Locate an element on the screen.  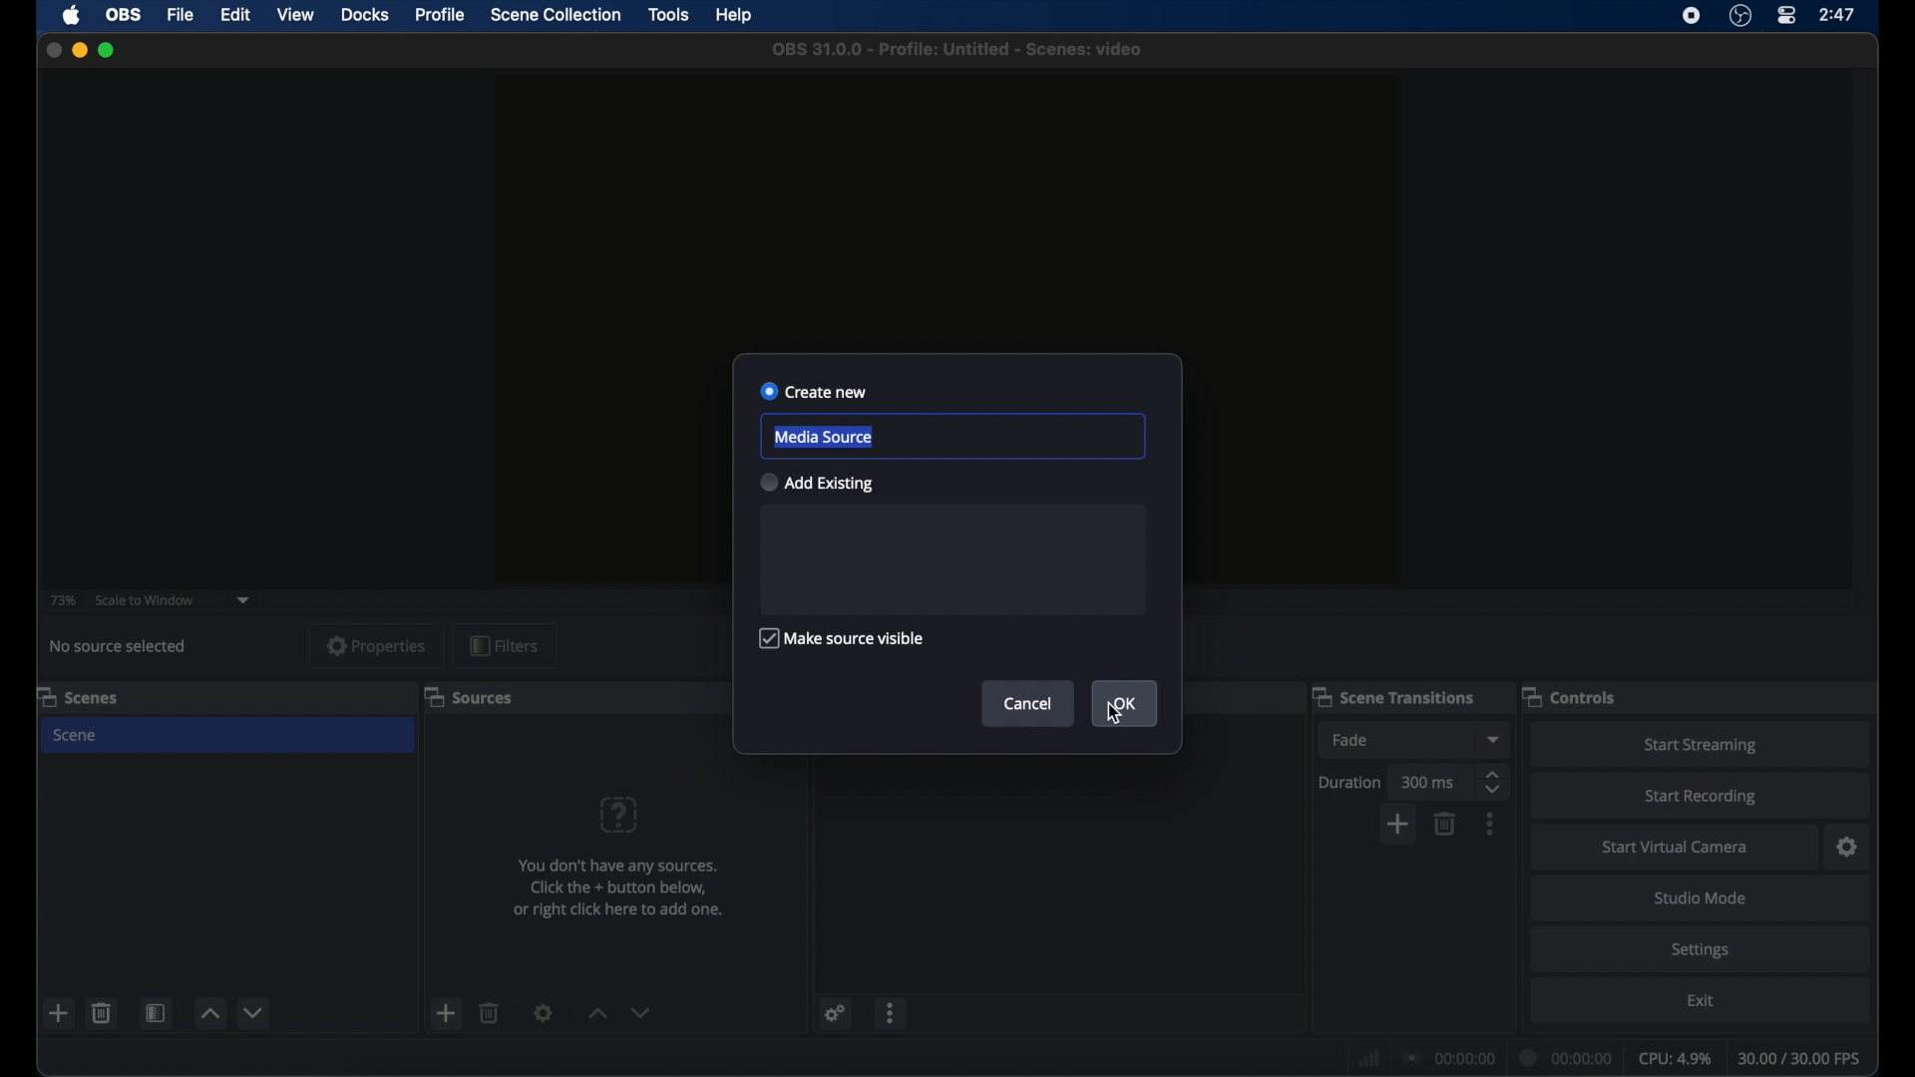
make source visible is located at coordinates (840, 638).